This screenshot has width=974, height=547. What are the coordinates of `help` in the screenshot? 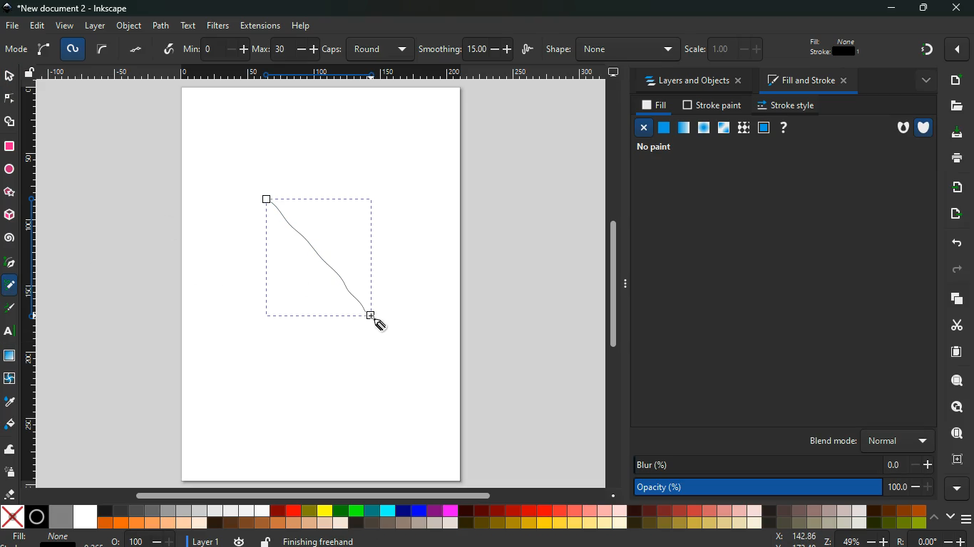 It's located at (786, 128).